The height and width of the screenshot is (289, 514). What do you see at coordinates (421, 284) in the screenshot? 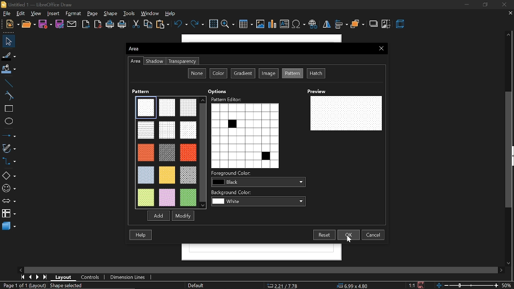
I see `save` at bounding box center [421, 284].